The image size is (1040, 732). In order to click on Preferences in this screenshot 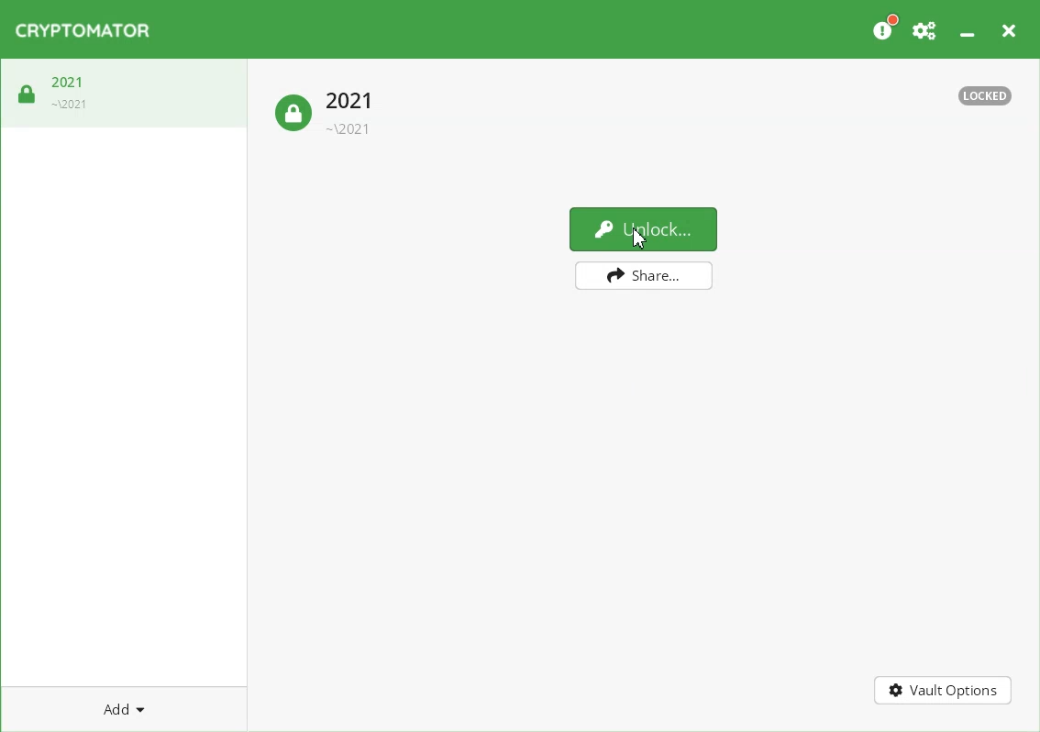, I will do `click(925, 28)`.